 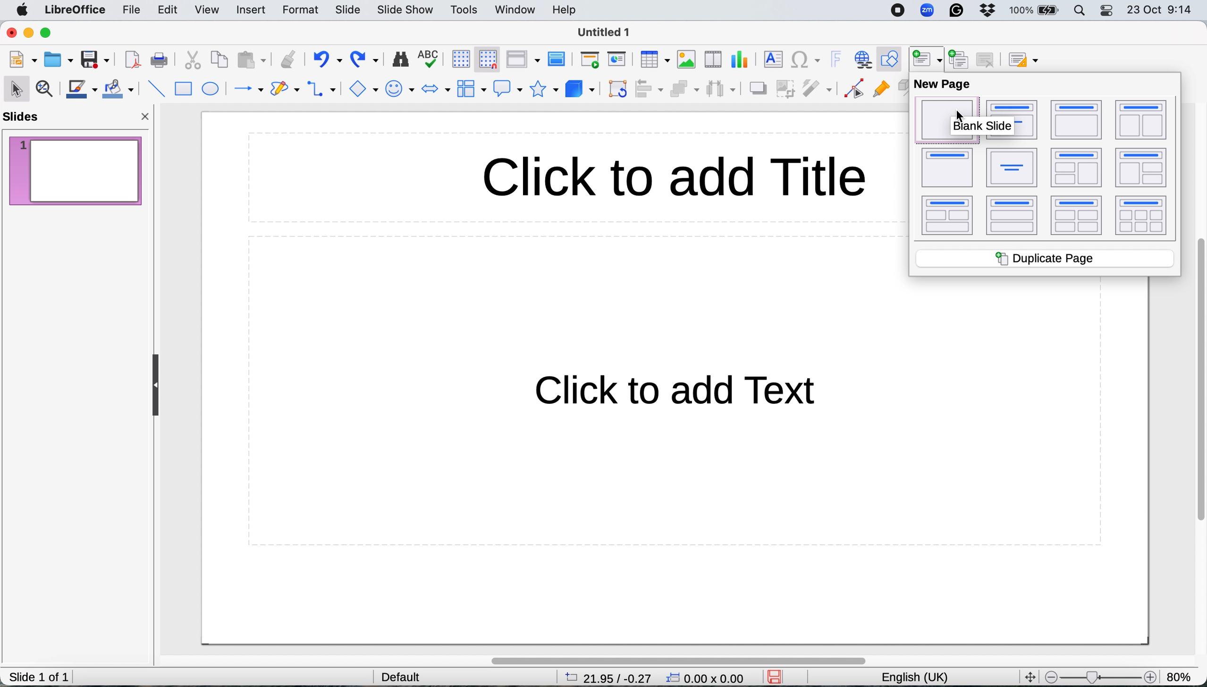 I want to click on connectors, so click(x=325, y=89).